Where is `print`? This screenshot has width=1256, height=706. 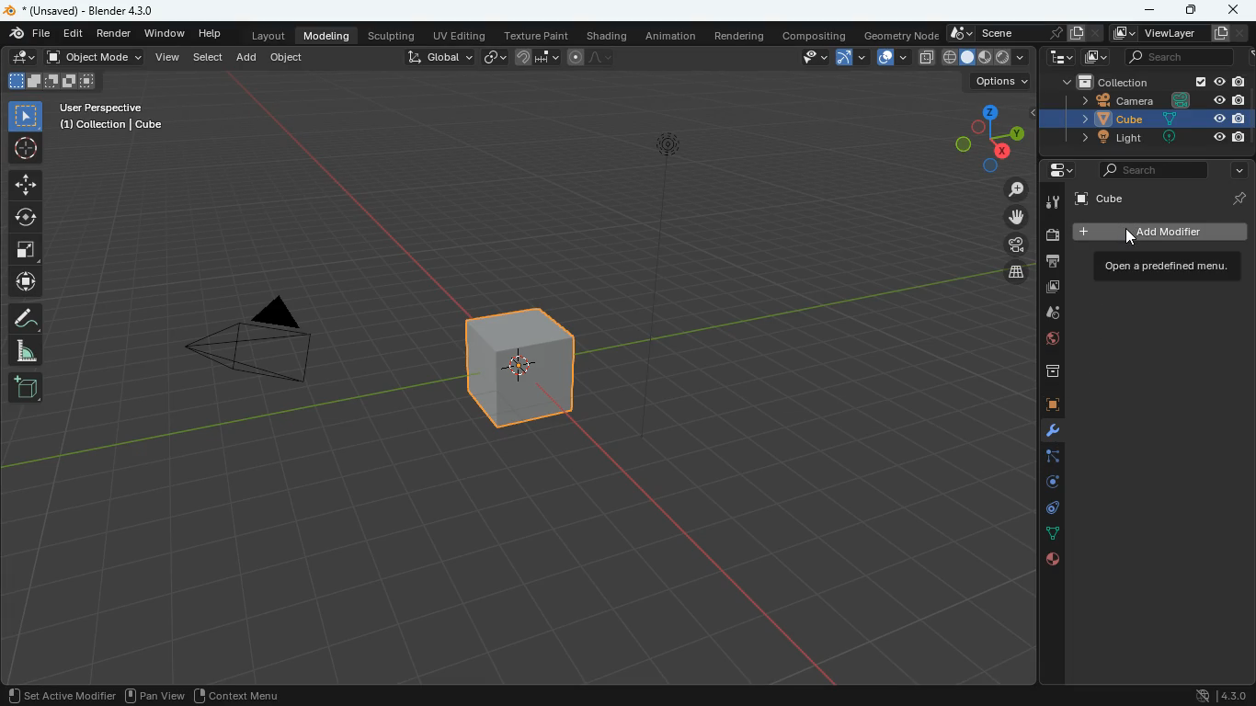 print is located at coordinates (1051, 263).